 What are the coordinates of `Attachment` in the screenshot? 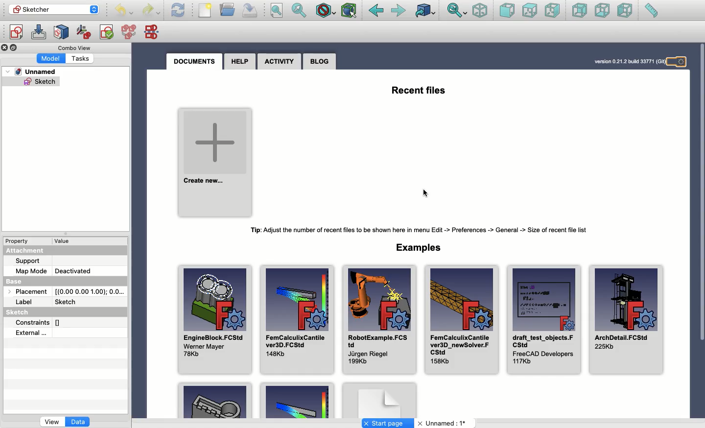 It's located at (30, 250).